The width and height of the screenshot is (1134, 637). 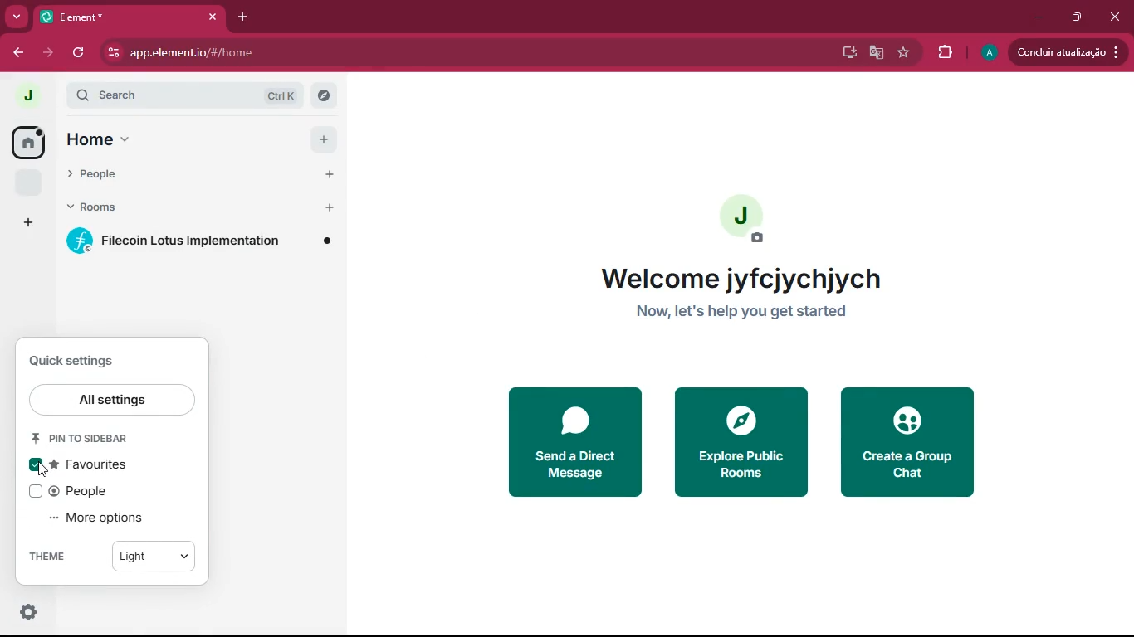 I want to click on app.element.io/#/home, so click(x=181, y=52).